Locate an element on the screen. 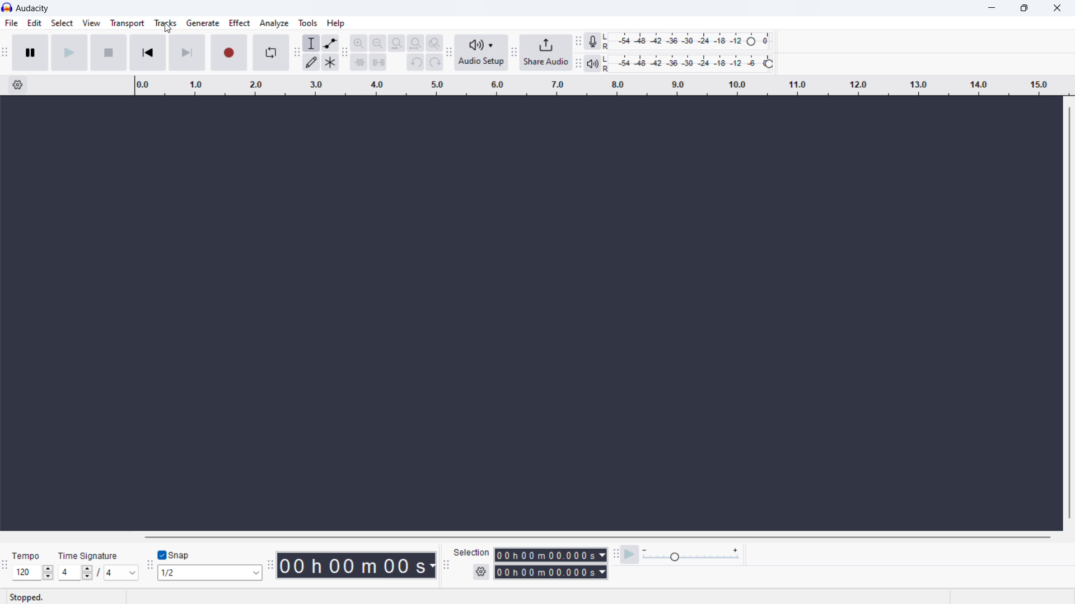 The image size is (1075, 604). generate is located at coordinates (202, 23).